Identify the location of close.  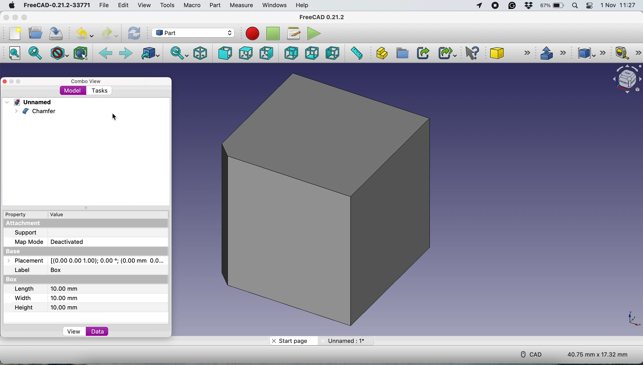
(5, 82).